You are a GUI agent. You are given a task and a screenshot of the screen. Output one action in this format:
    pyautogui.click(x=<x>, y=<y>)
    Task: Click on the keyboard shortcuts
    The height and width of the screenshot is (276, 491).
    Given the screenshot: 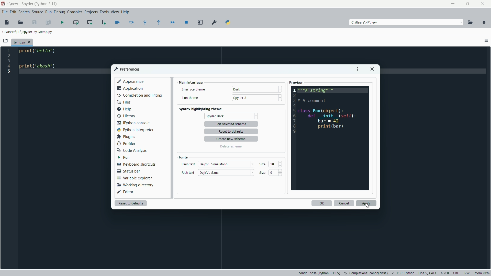 What is the action you would take?
    pyautogui.click(x=136, y=165)
    